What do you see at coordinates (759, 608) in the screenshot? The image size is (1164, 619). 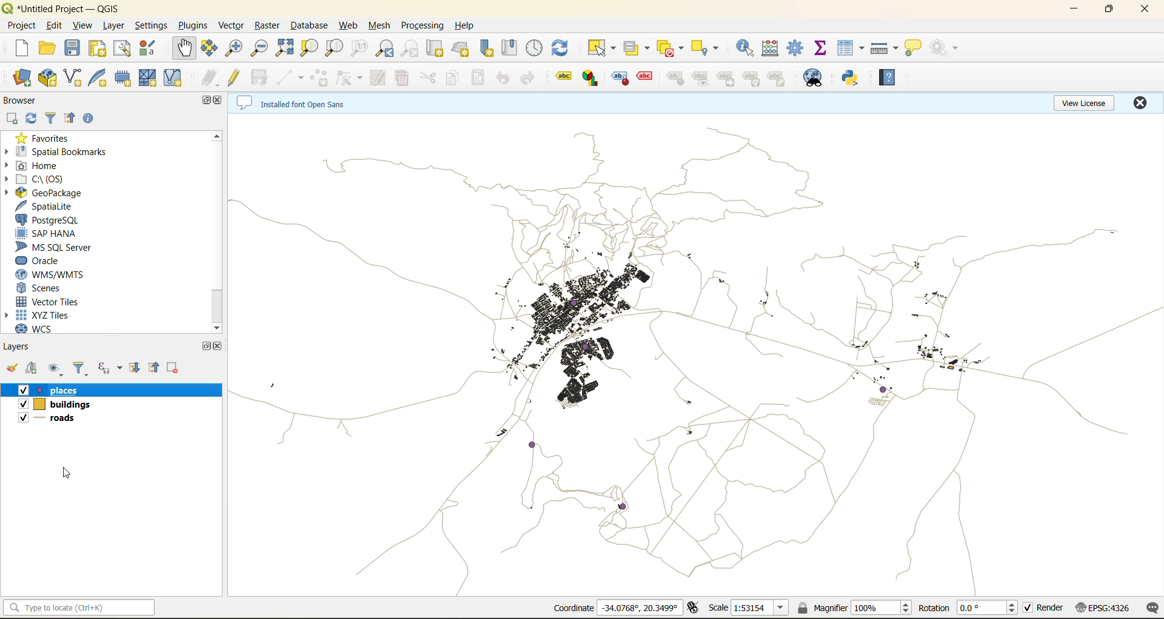 I see `scale` at bounding box center [759, 608].